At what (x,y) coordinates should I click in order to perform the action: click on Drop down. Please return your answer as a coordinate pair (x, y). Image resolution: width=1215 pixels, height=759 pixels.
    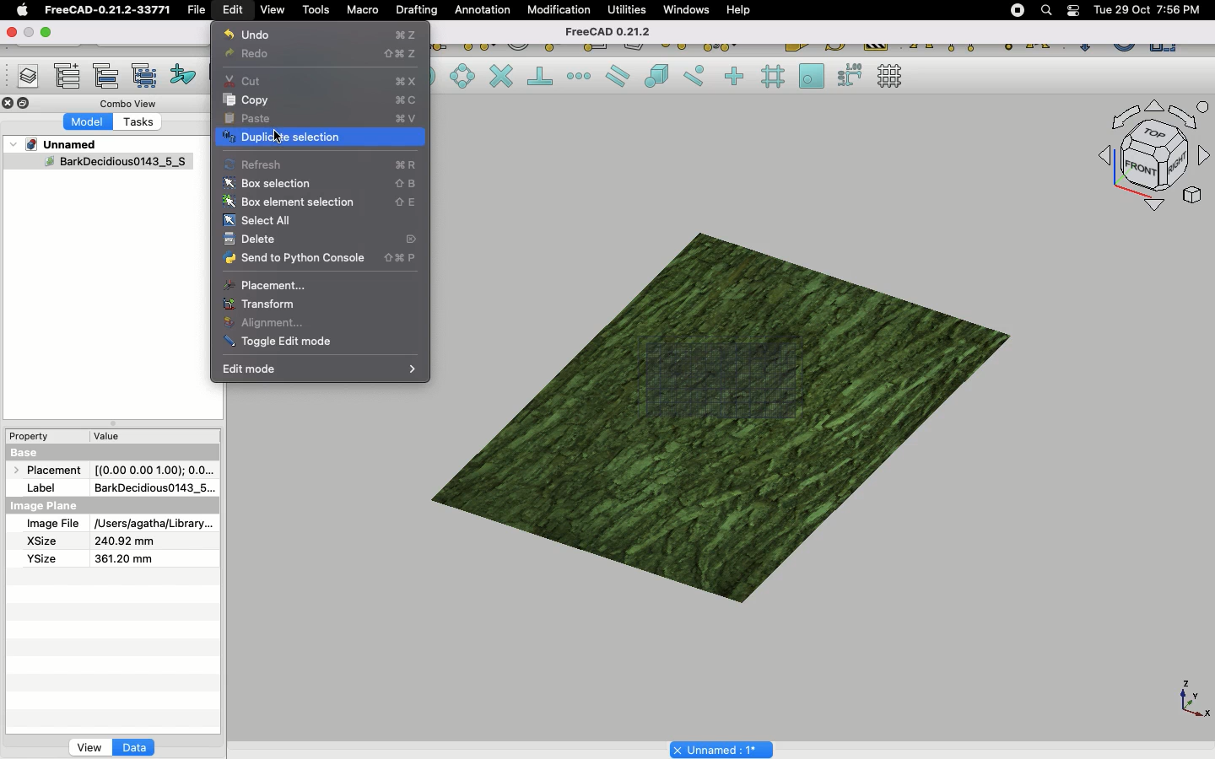
    Looking at the image, I should click on (14, 144).